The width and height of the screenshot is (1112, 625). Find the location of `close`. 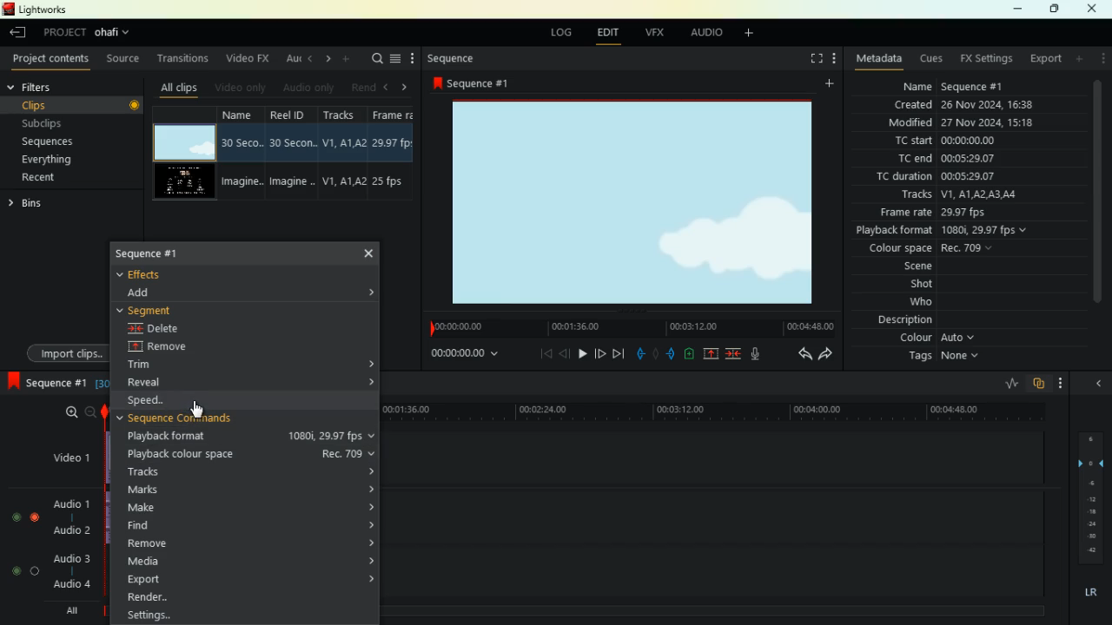

close is located at coordinates (1099, 382).